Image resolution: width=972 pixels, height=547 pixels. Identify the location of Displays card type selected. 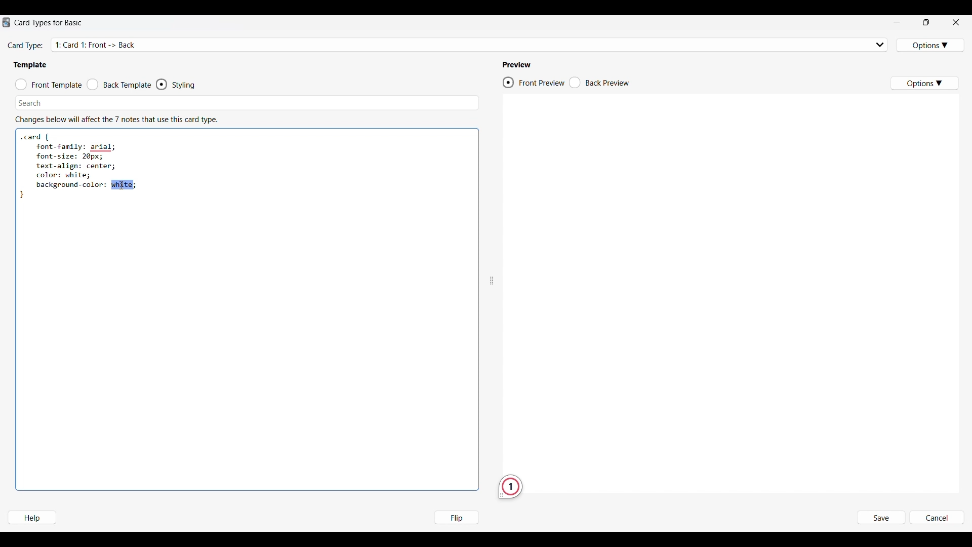
(471, 44).